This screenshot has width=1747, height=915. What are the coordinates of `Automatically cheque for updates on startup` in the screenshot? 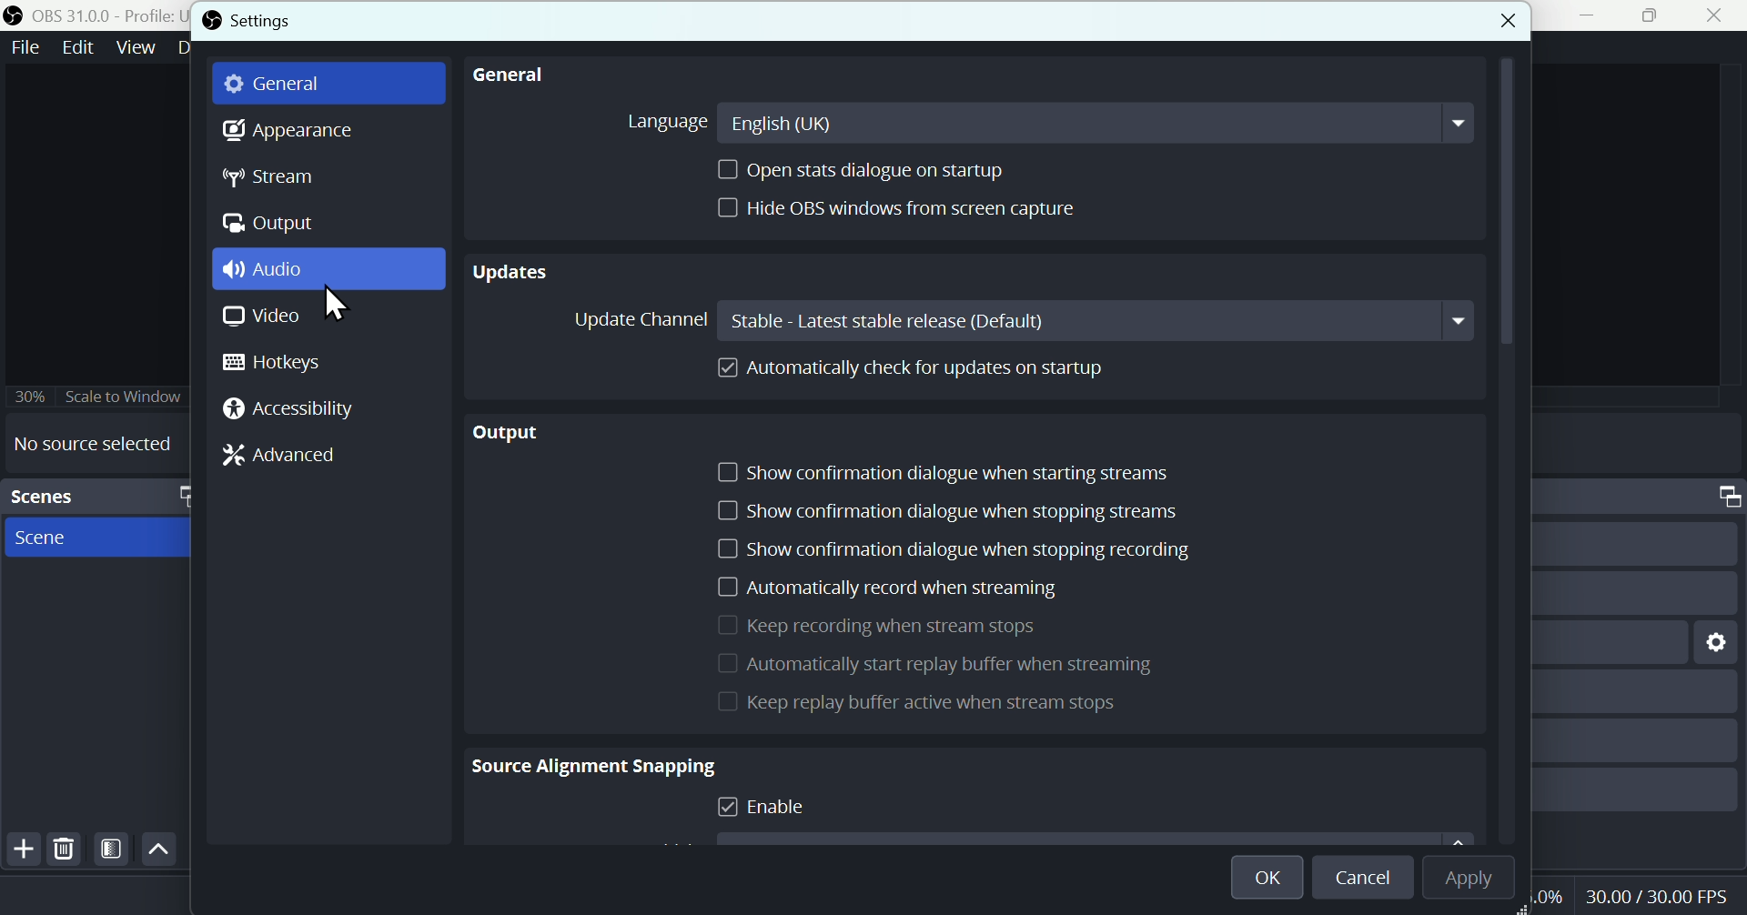 It's located at (917, 368).